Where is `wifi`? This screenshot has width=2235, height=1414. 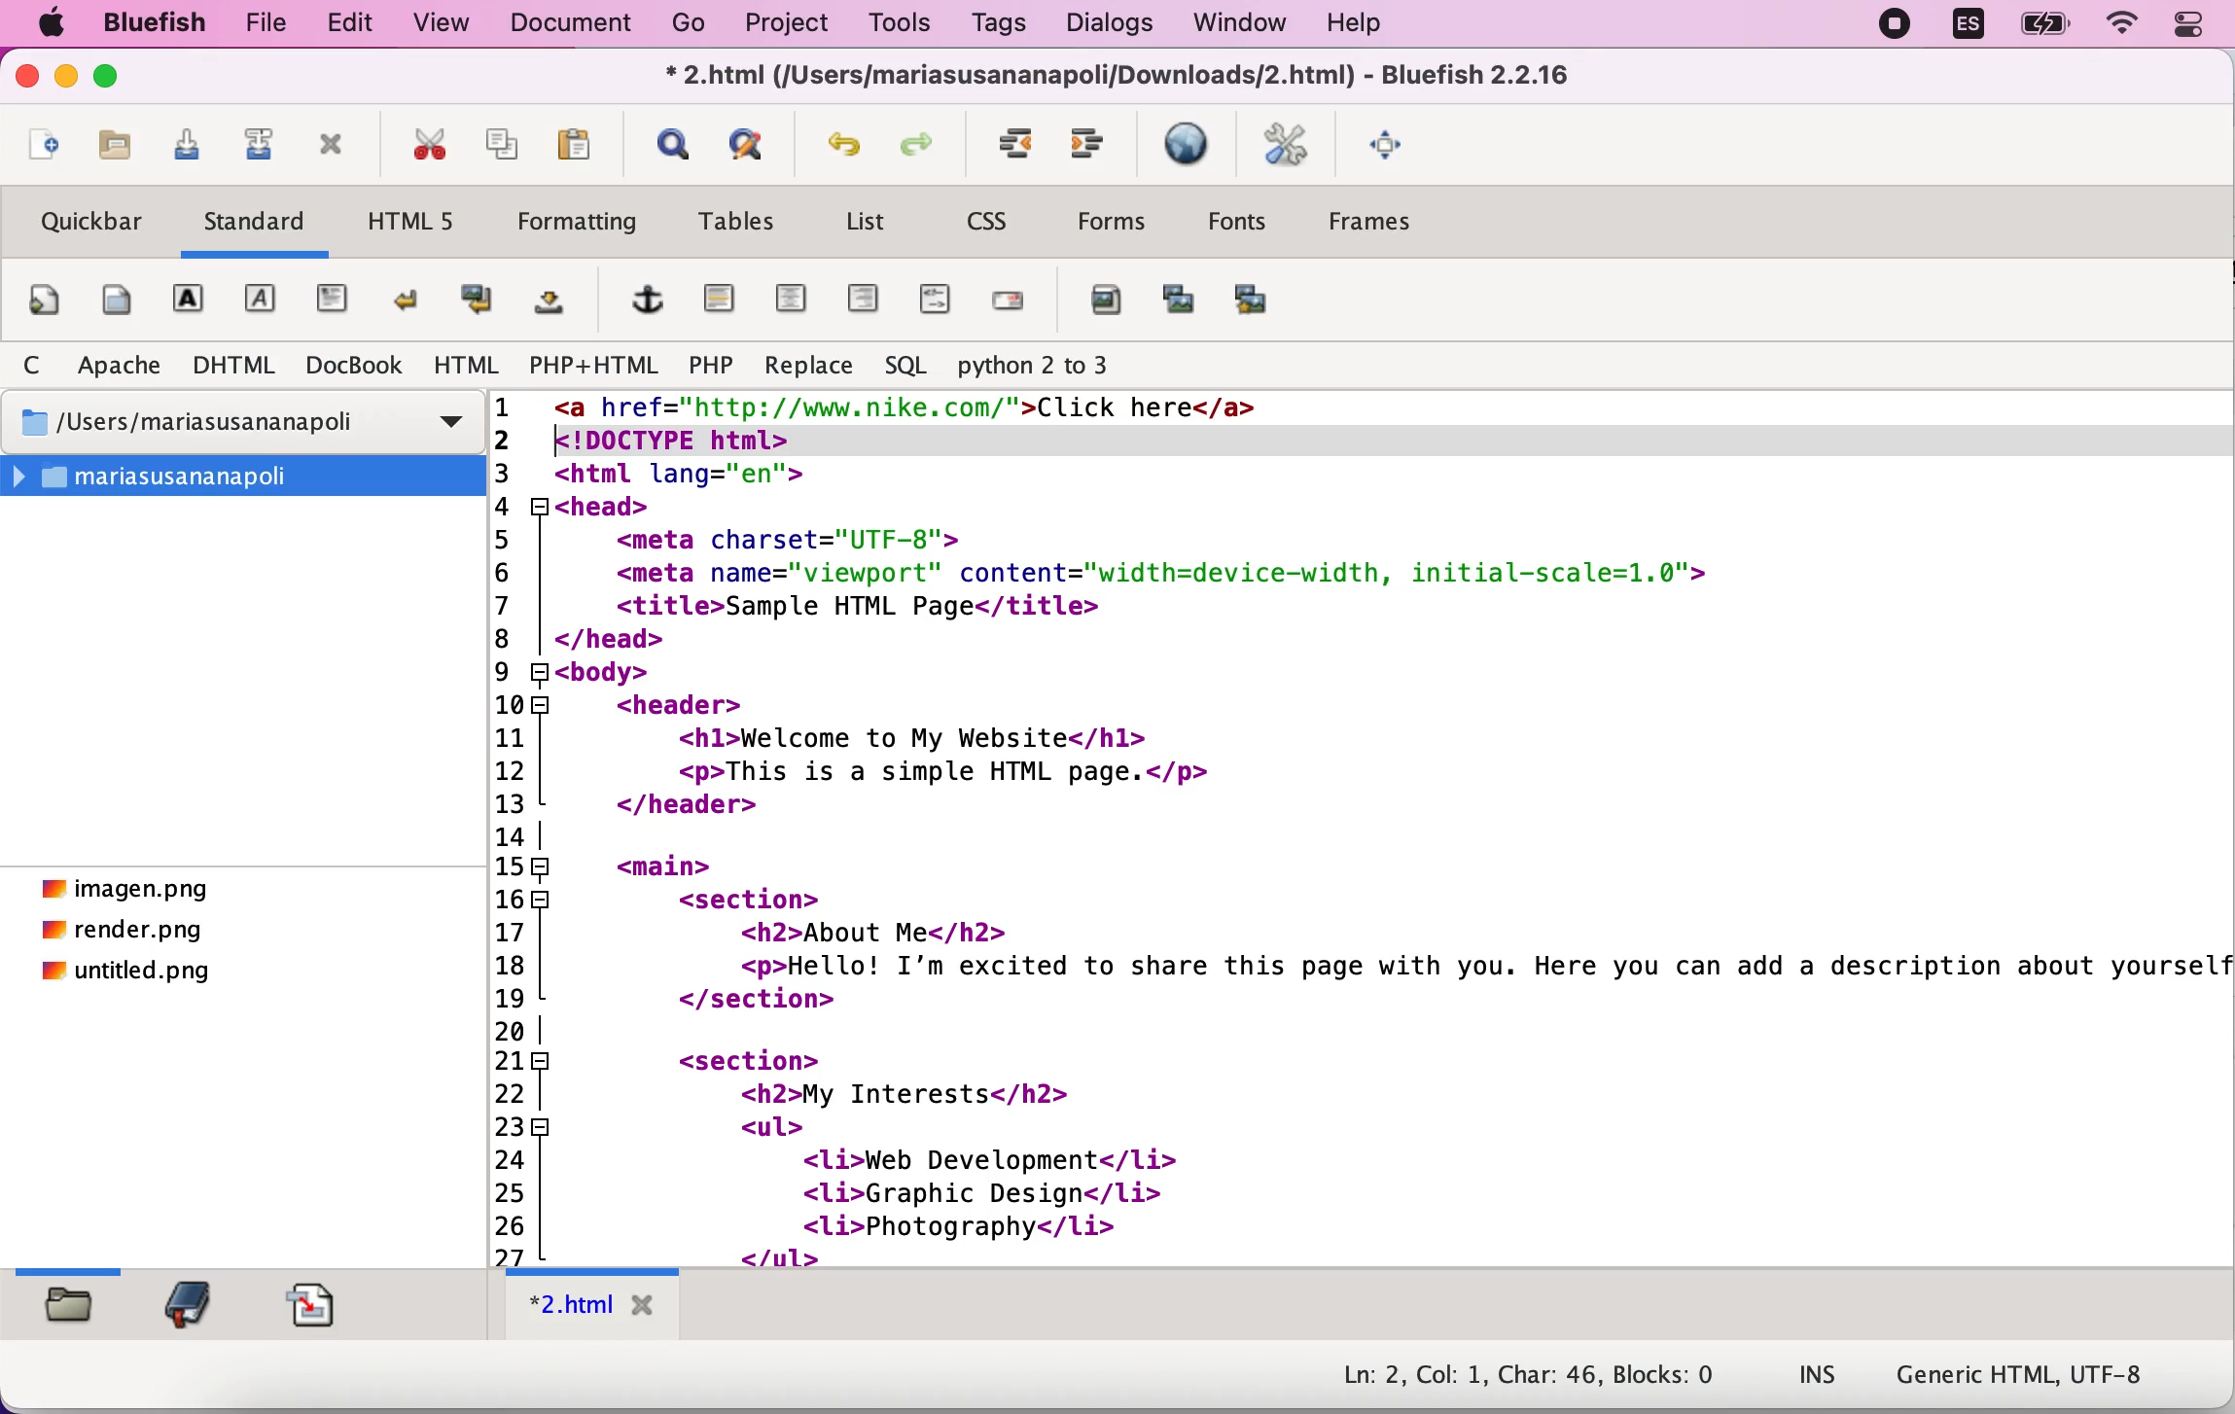 wifi is located at coordinates (2122, 27).